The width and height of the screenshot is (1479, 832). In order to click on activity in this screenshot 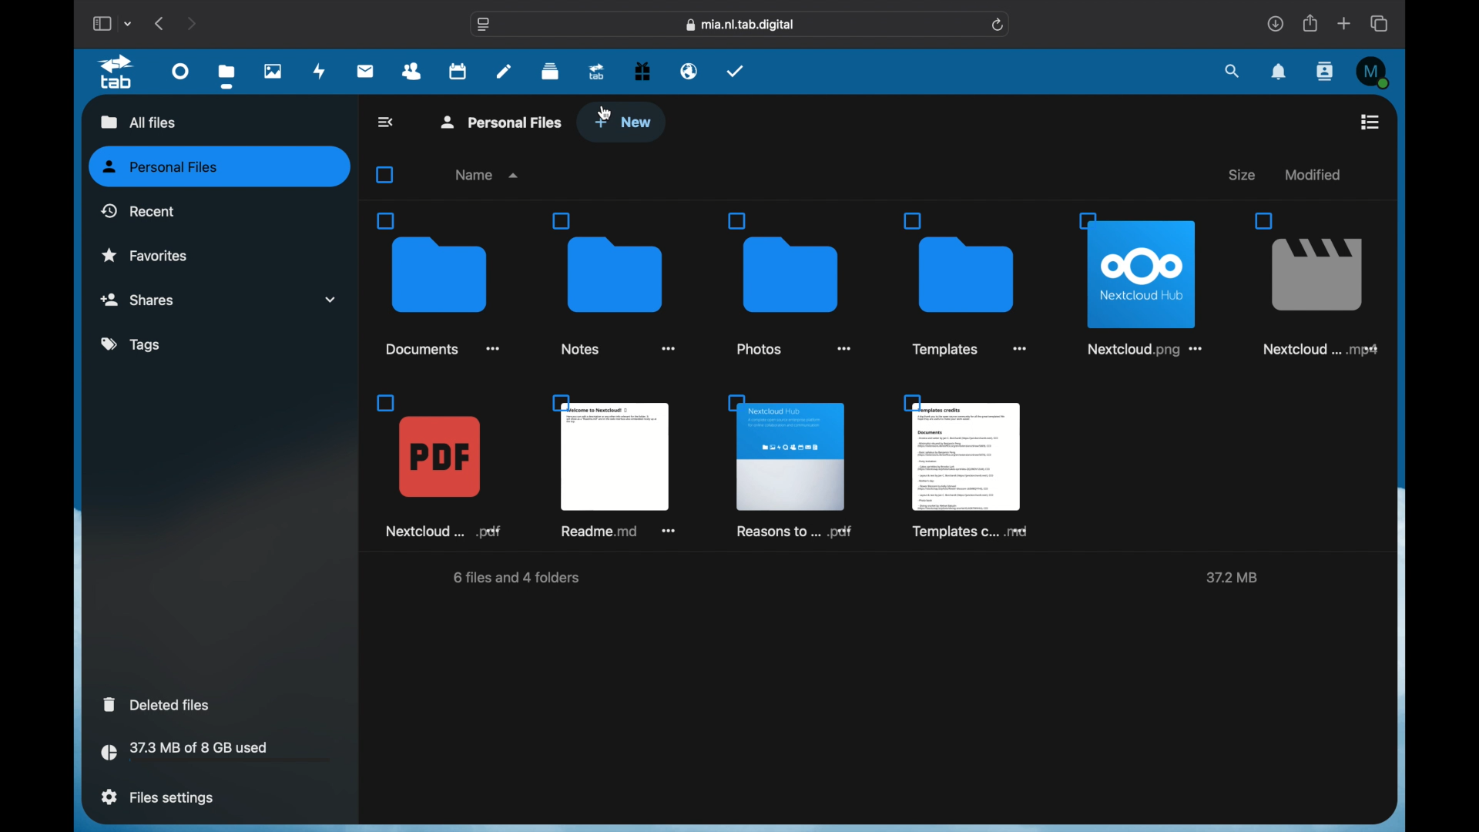, I will do `click(320, 72)`.